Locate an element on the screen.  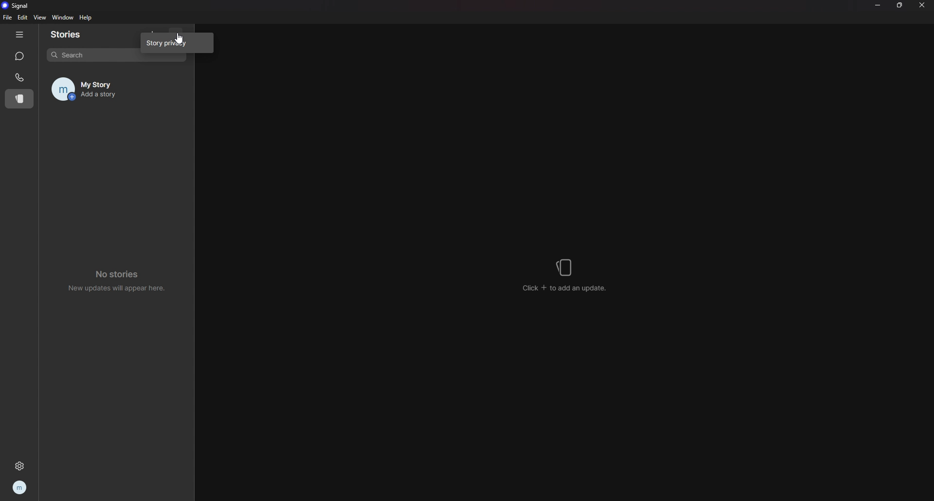
no stories new updates will appear here is located at coordinates (118, 280).